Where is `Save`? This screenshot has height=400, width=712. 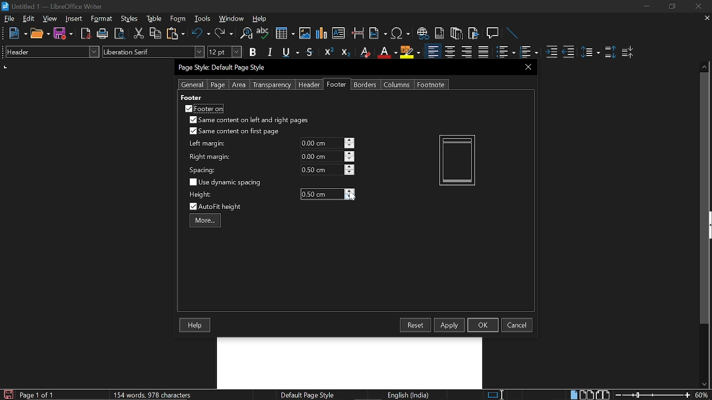 Save is located at coordinates (63, 34).